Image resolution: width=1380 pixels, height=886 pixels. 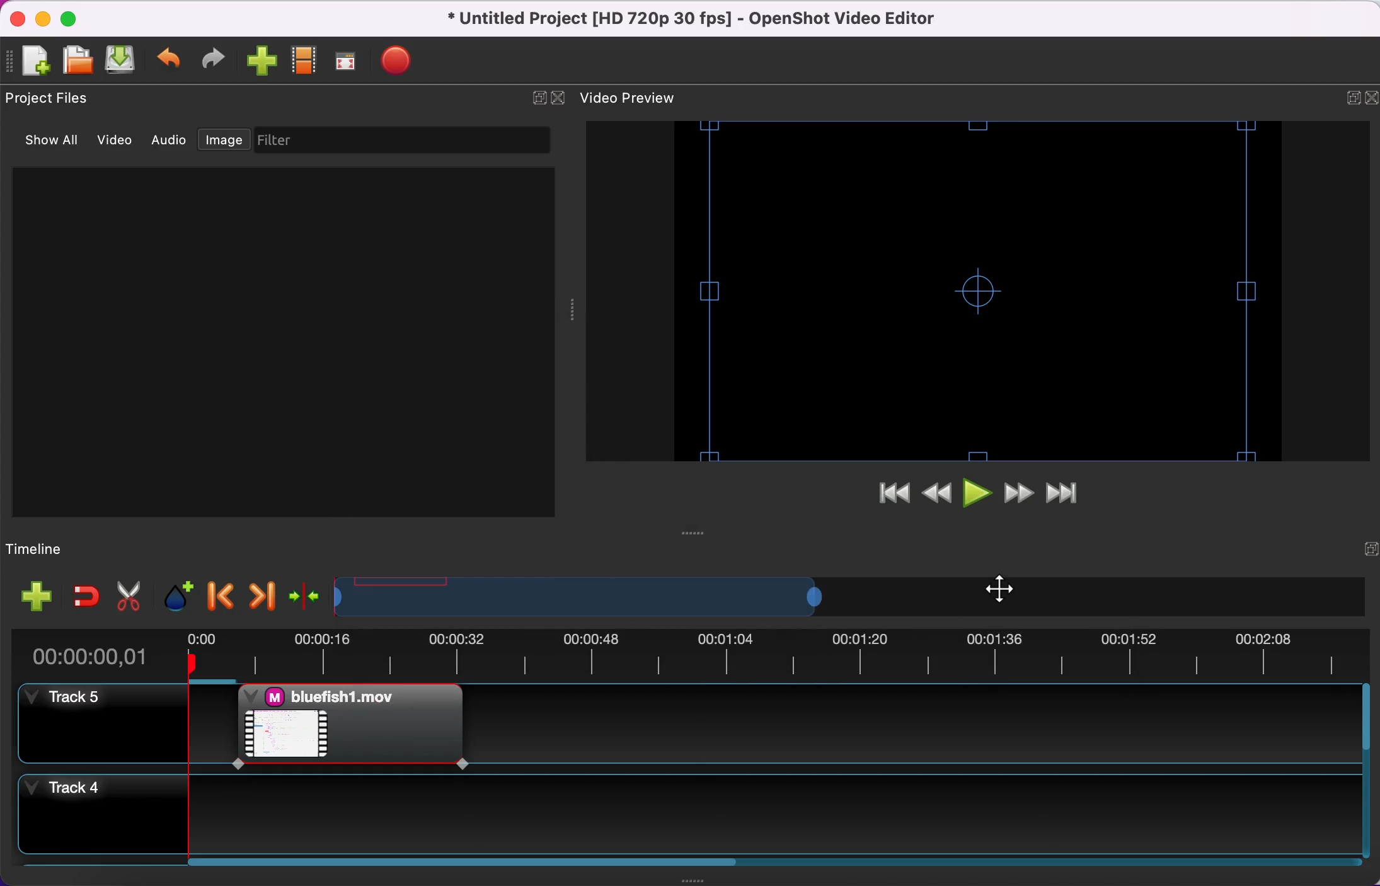 I want to click on audio, so click(x=170, y=142).